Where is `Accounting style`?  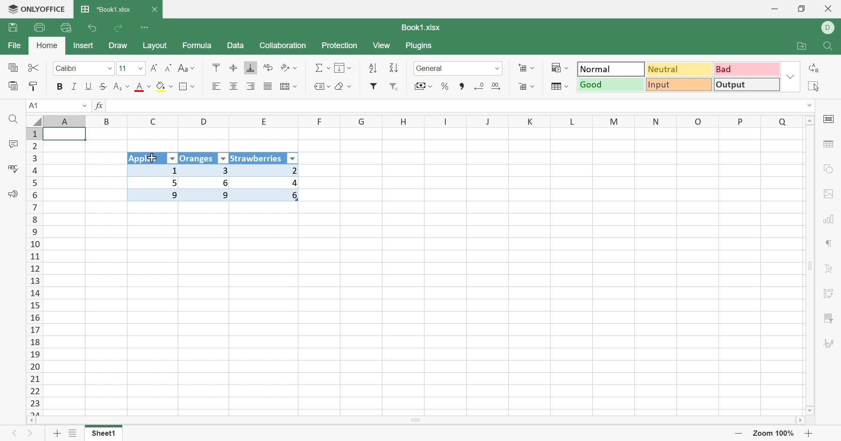
Accounting style is located at coordinates (422, 87).